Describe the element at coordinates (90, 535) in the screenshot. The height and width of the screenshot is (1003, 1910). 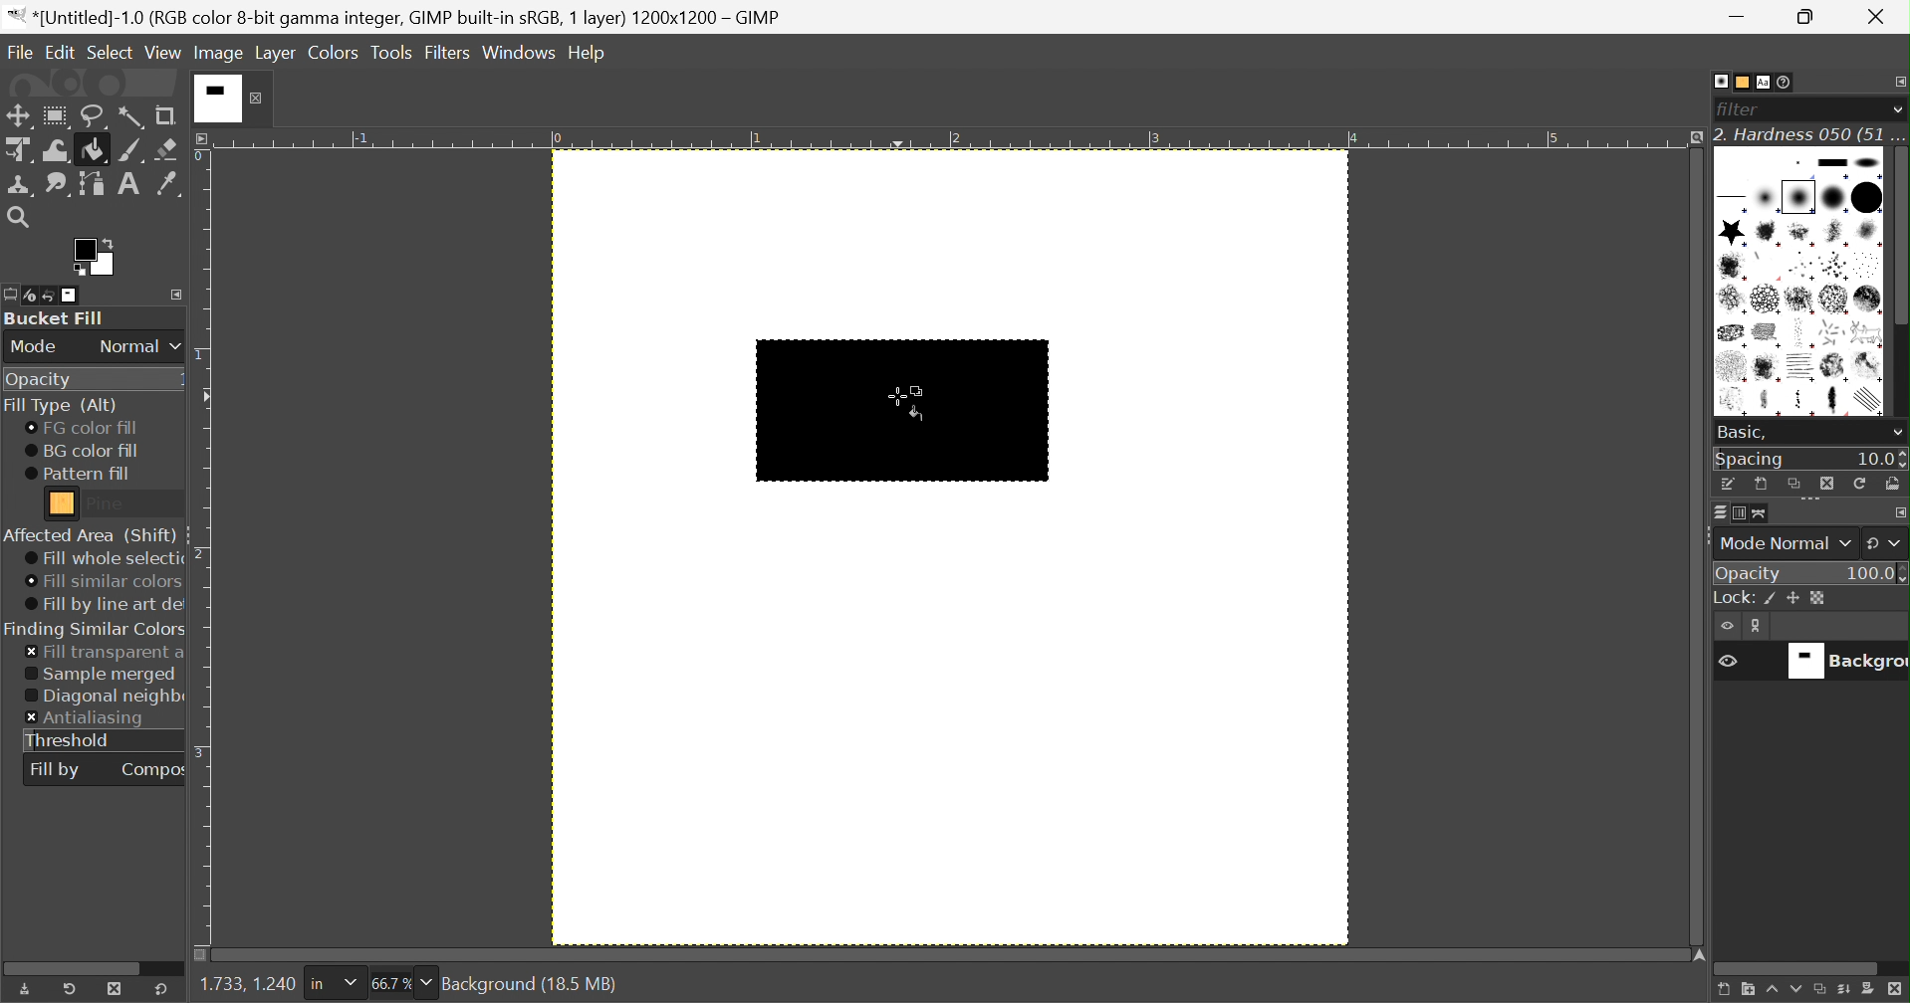
I see `Affected Area` at that location.